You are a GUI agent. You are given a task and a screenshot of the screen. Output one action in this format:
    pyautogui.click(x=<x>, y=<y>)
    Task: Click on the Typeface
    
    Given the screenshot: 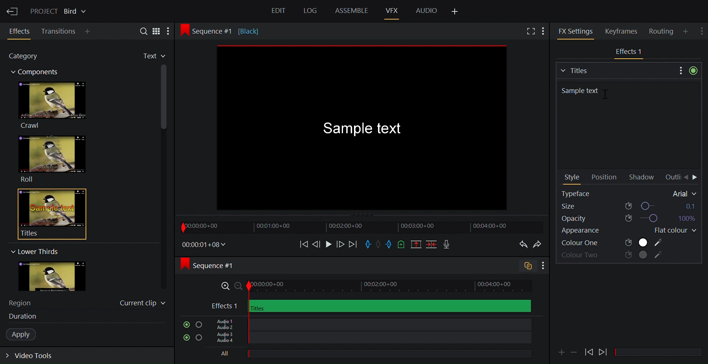 What is the action you would take?
    pyautogui.click(x=629, y=193)
    